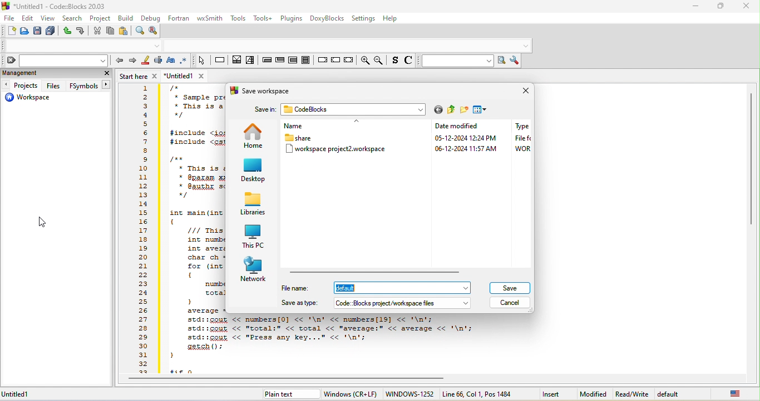 This screenshot has width=760, height=401. I want to click on maximize, so click(722, 5).